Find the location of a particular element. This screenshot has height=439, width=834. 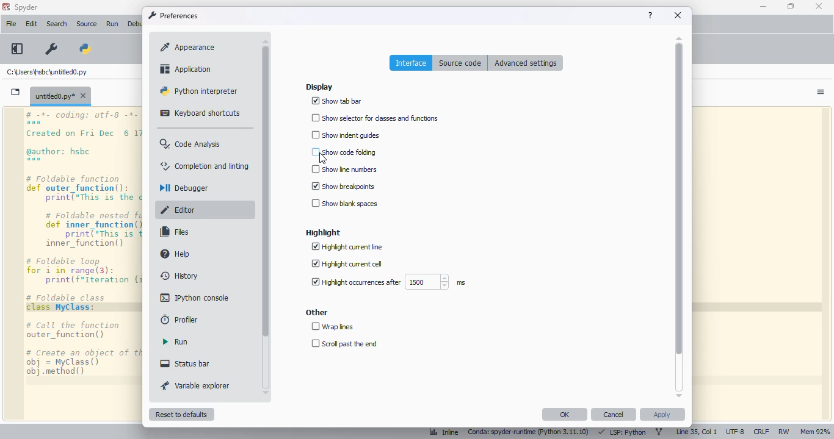

files is located at coordinates (176, 232).